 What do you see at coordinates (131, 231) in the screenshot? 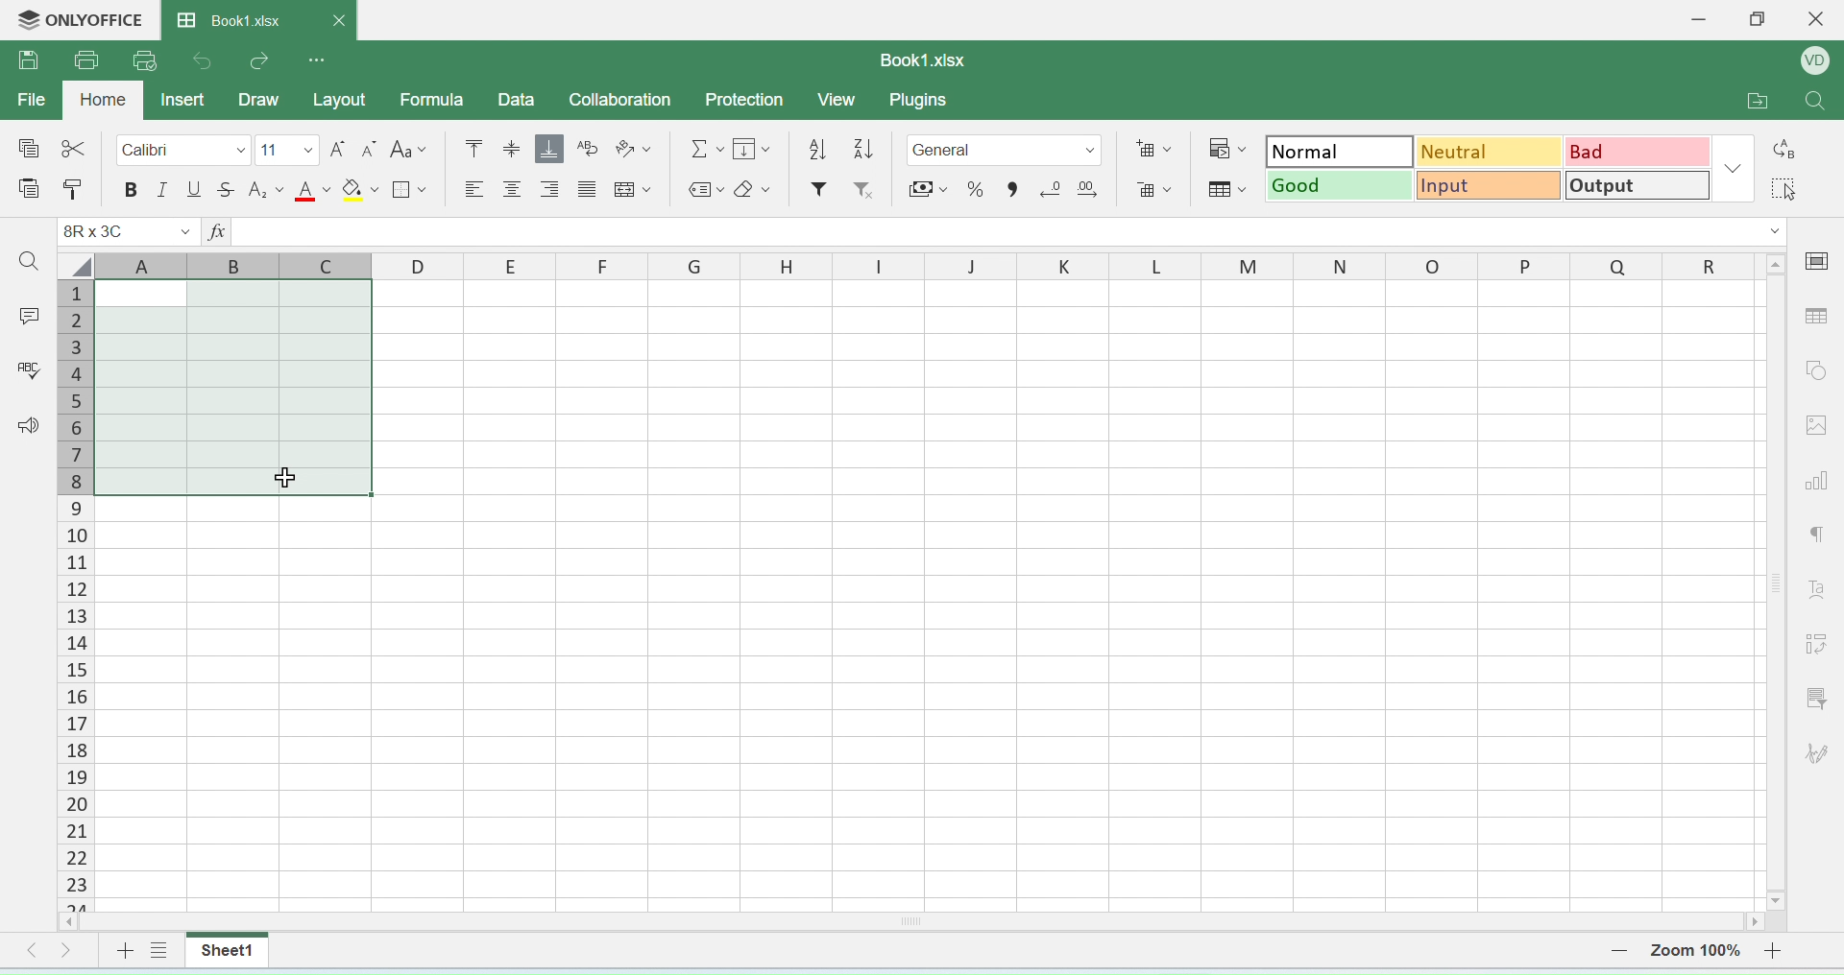
I see `cell name` at bounding box center [131, 231].